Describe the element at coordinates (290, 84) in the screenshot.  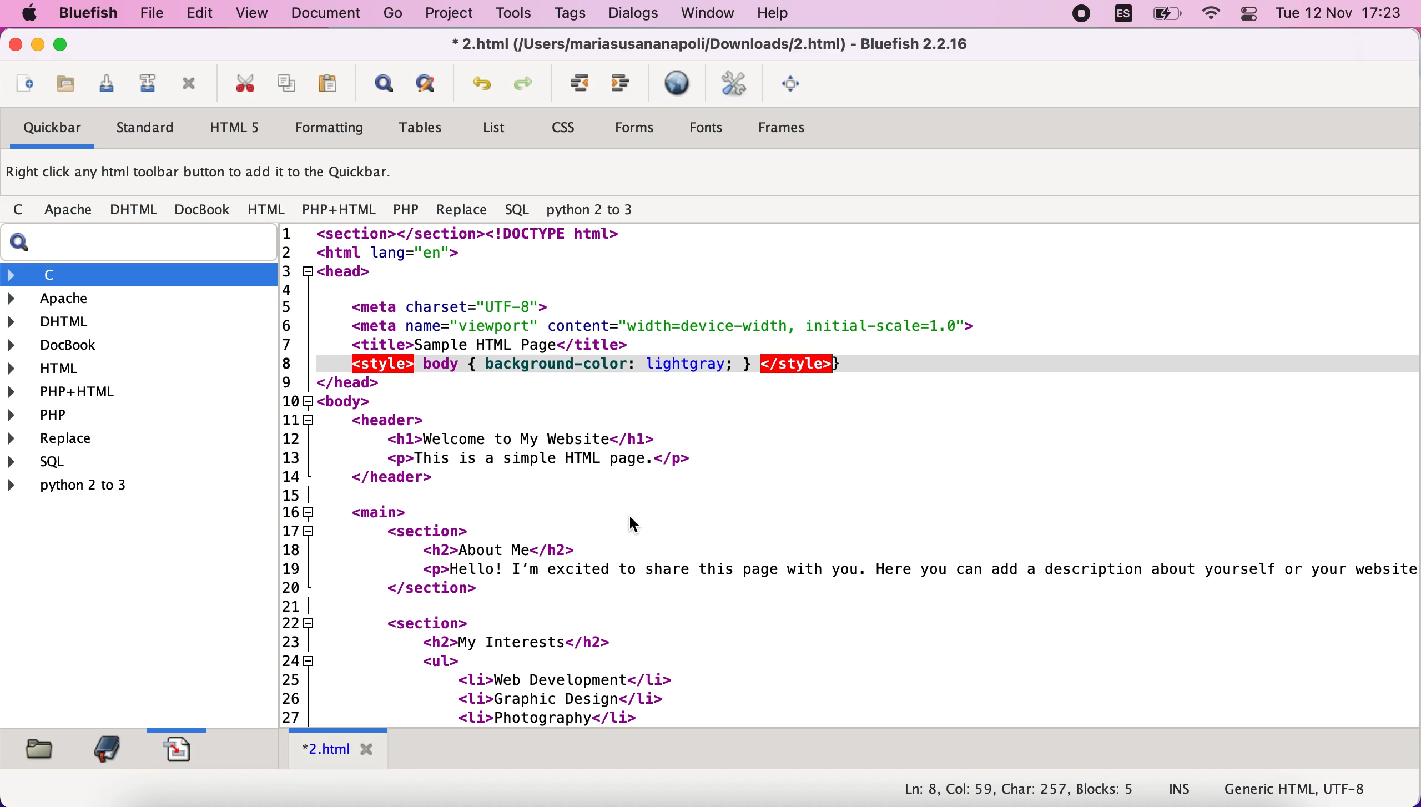
I see `copy` at that location.